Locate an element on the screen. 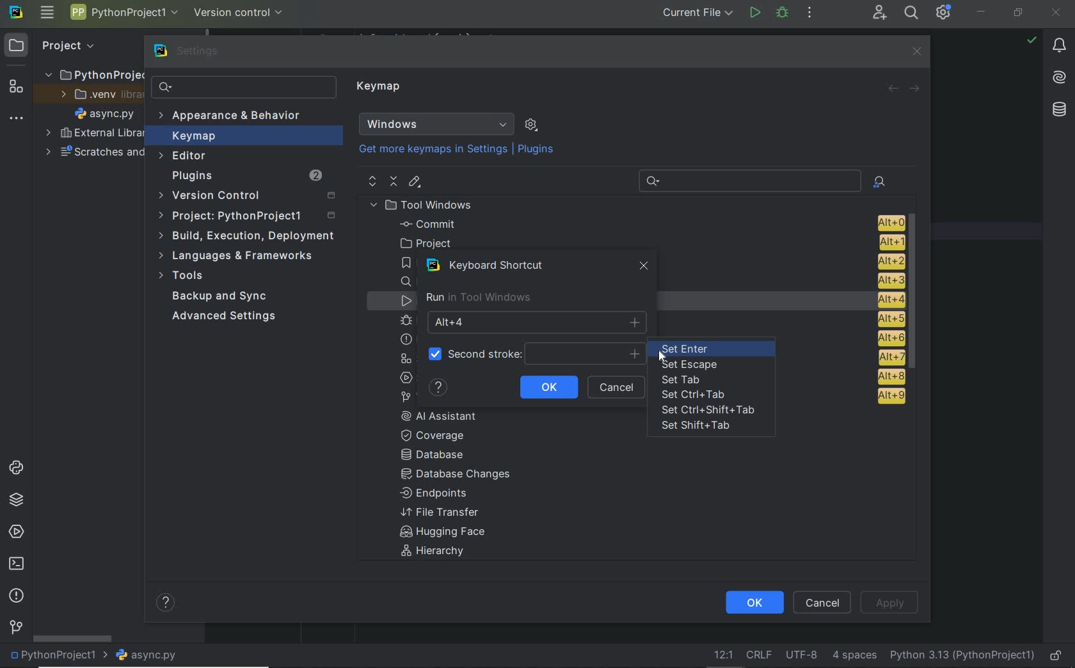  help is located at coordinates (438, 388).